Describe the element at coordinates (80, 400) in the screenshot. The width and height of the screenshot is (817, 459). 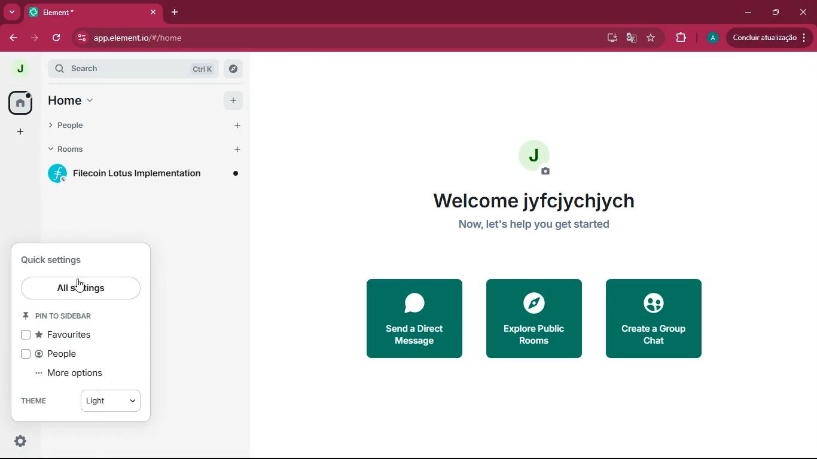
I see `theme` at that location.